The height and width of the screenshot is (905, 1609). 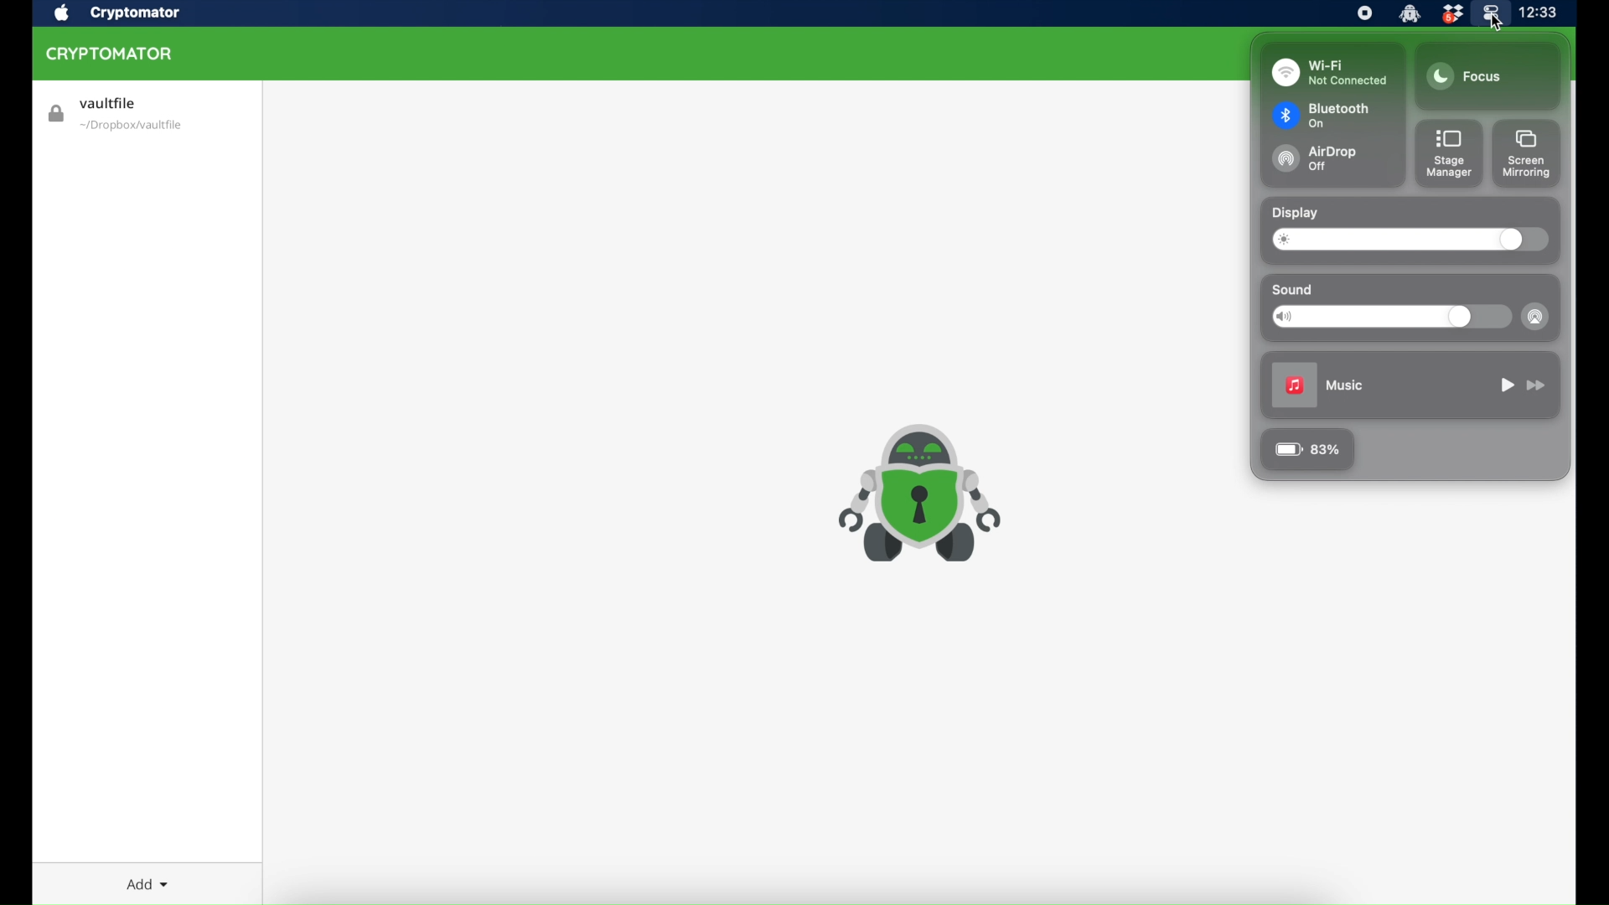 What do you see at coordinates (116, 116) in the screenshot?
I see `vaultfile` at bounding box center [116, 116].